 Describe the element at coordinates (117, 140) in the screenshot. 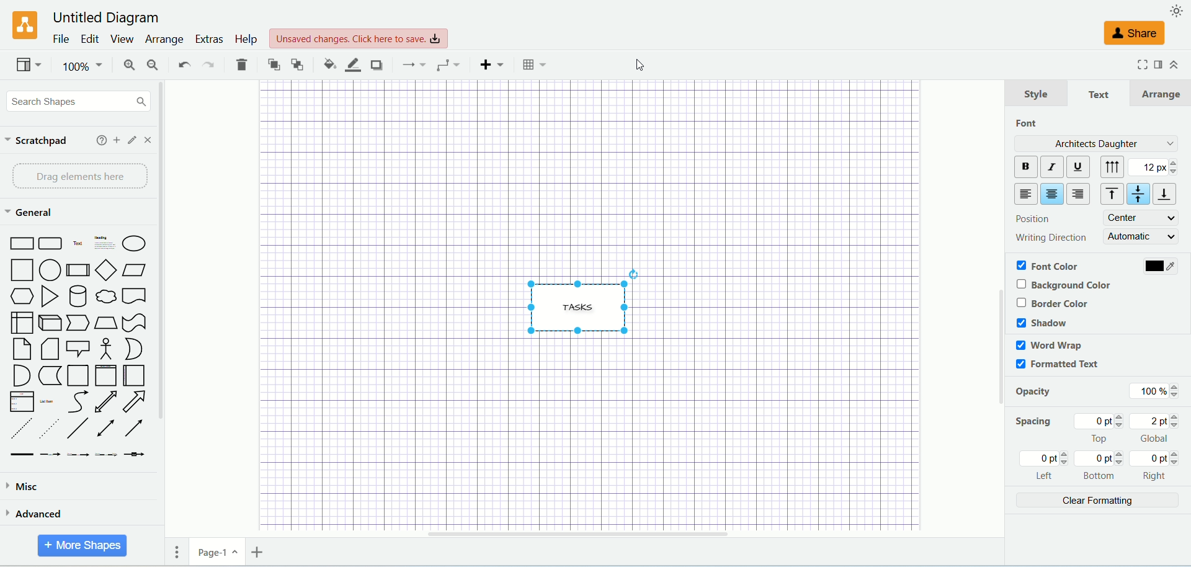

I see `add` at that location.